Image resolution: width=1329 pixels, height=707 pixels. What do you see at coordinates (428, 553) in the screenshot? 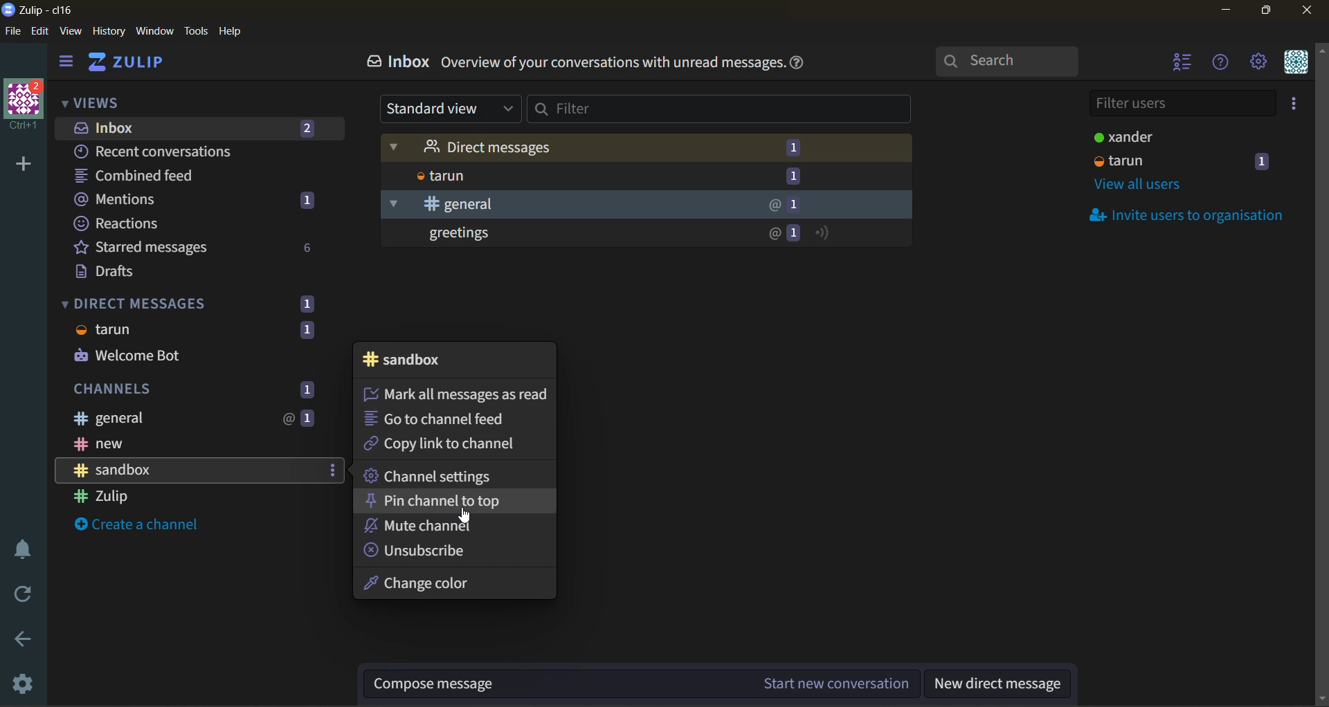
I see `unsubscribe` at bounding box center [428, 553].